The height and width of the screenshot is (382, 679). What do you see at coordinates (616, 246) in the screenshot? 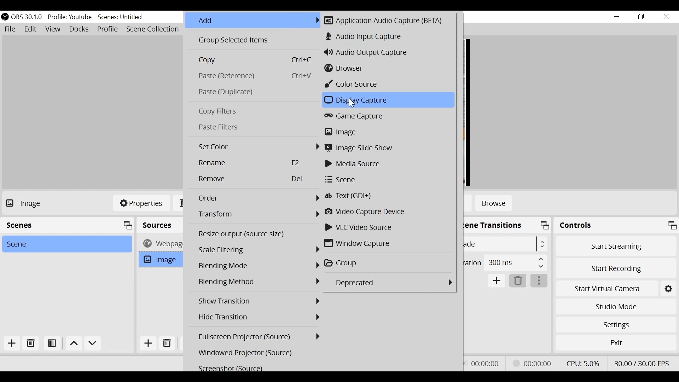
I see `Start Streaming` at bounding box center [616, 246].